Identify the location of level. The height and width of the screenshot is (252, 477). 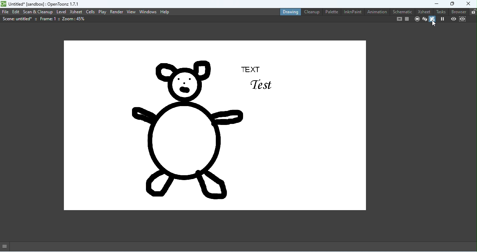
(61, 12).